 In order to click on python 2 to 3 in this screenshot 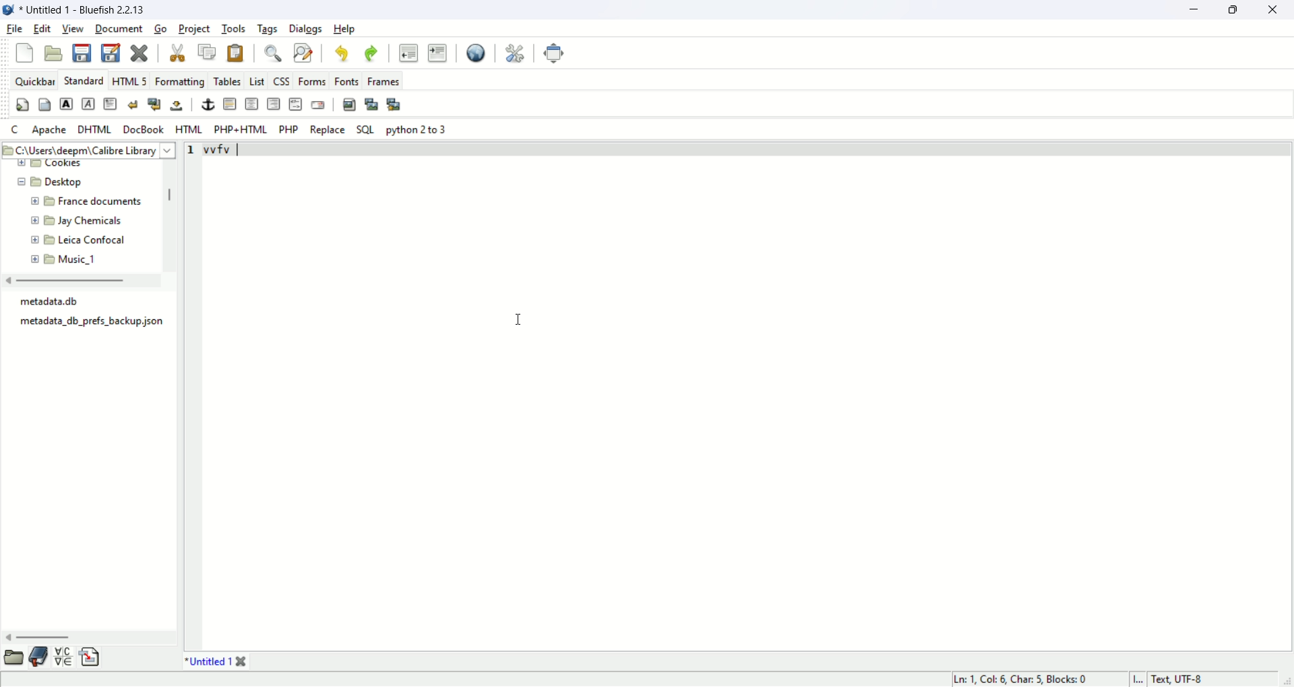, I will do `click(415, 130)`.